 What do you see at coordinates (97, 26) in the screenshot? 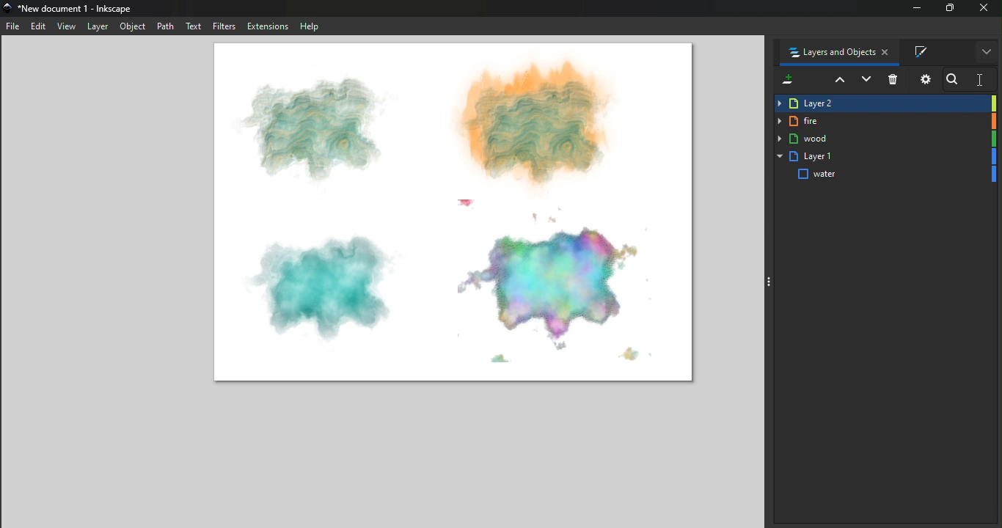
I see `Layer` at bounding box center [97, 26].